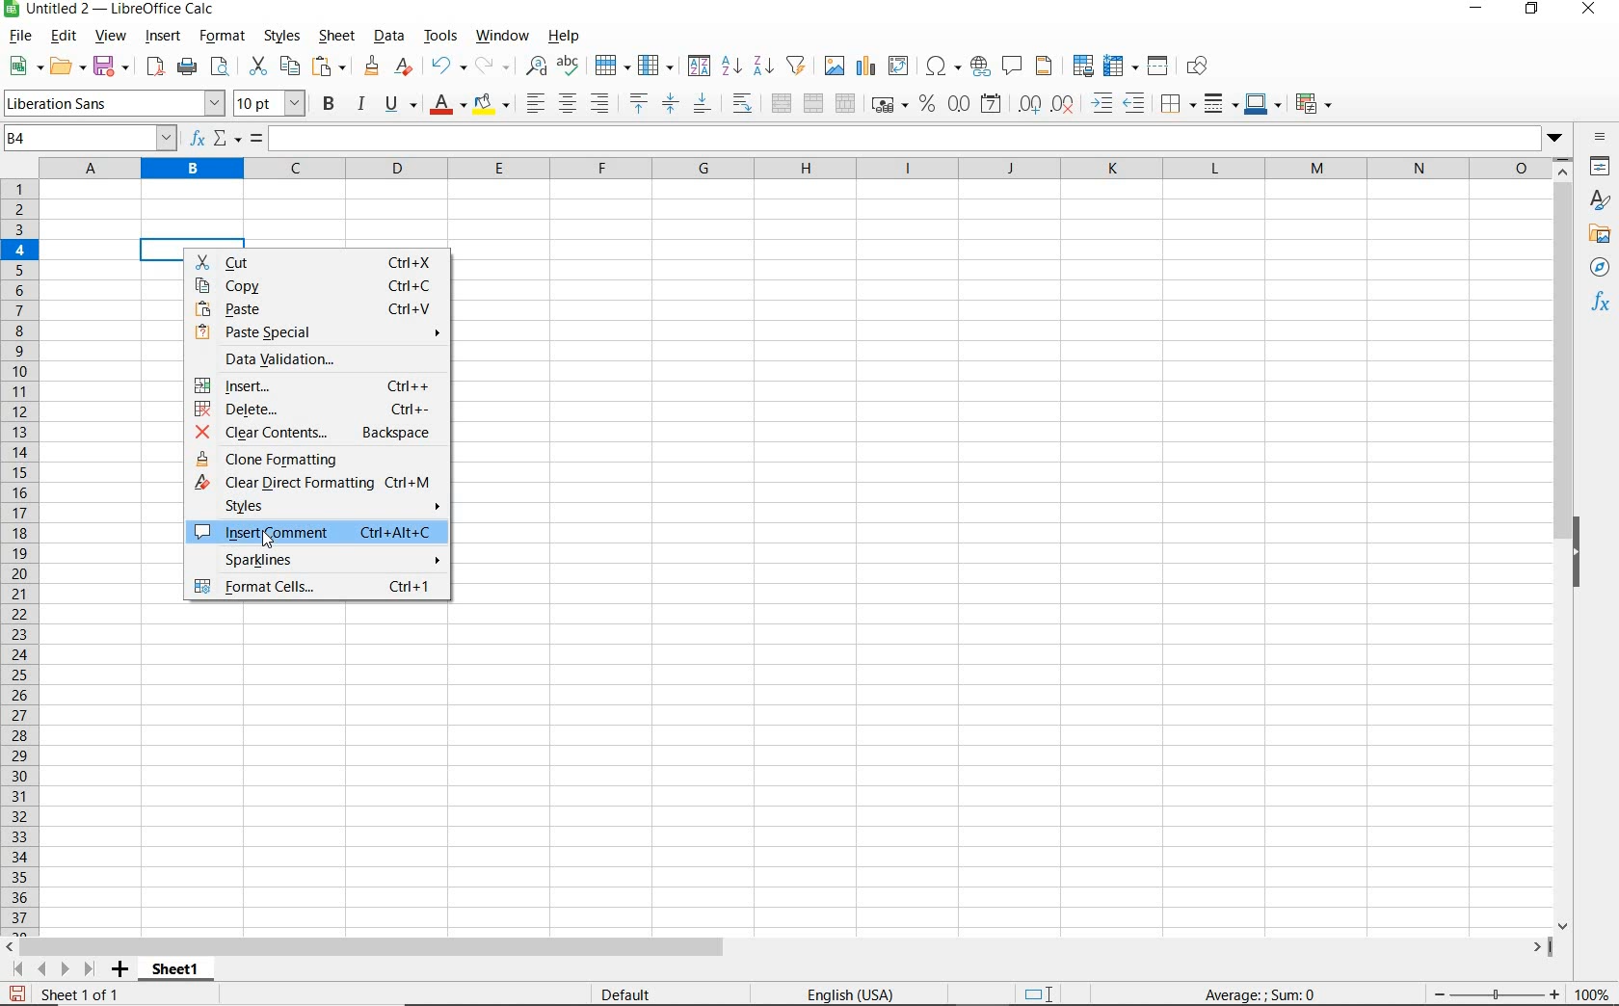  What do you see at coordinates (179, 972) in the screenshot?
I see `sheet1` at bounding box center [179, 972].